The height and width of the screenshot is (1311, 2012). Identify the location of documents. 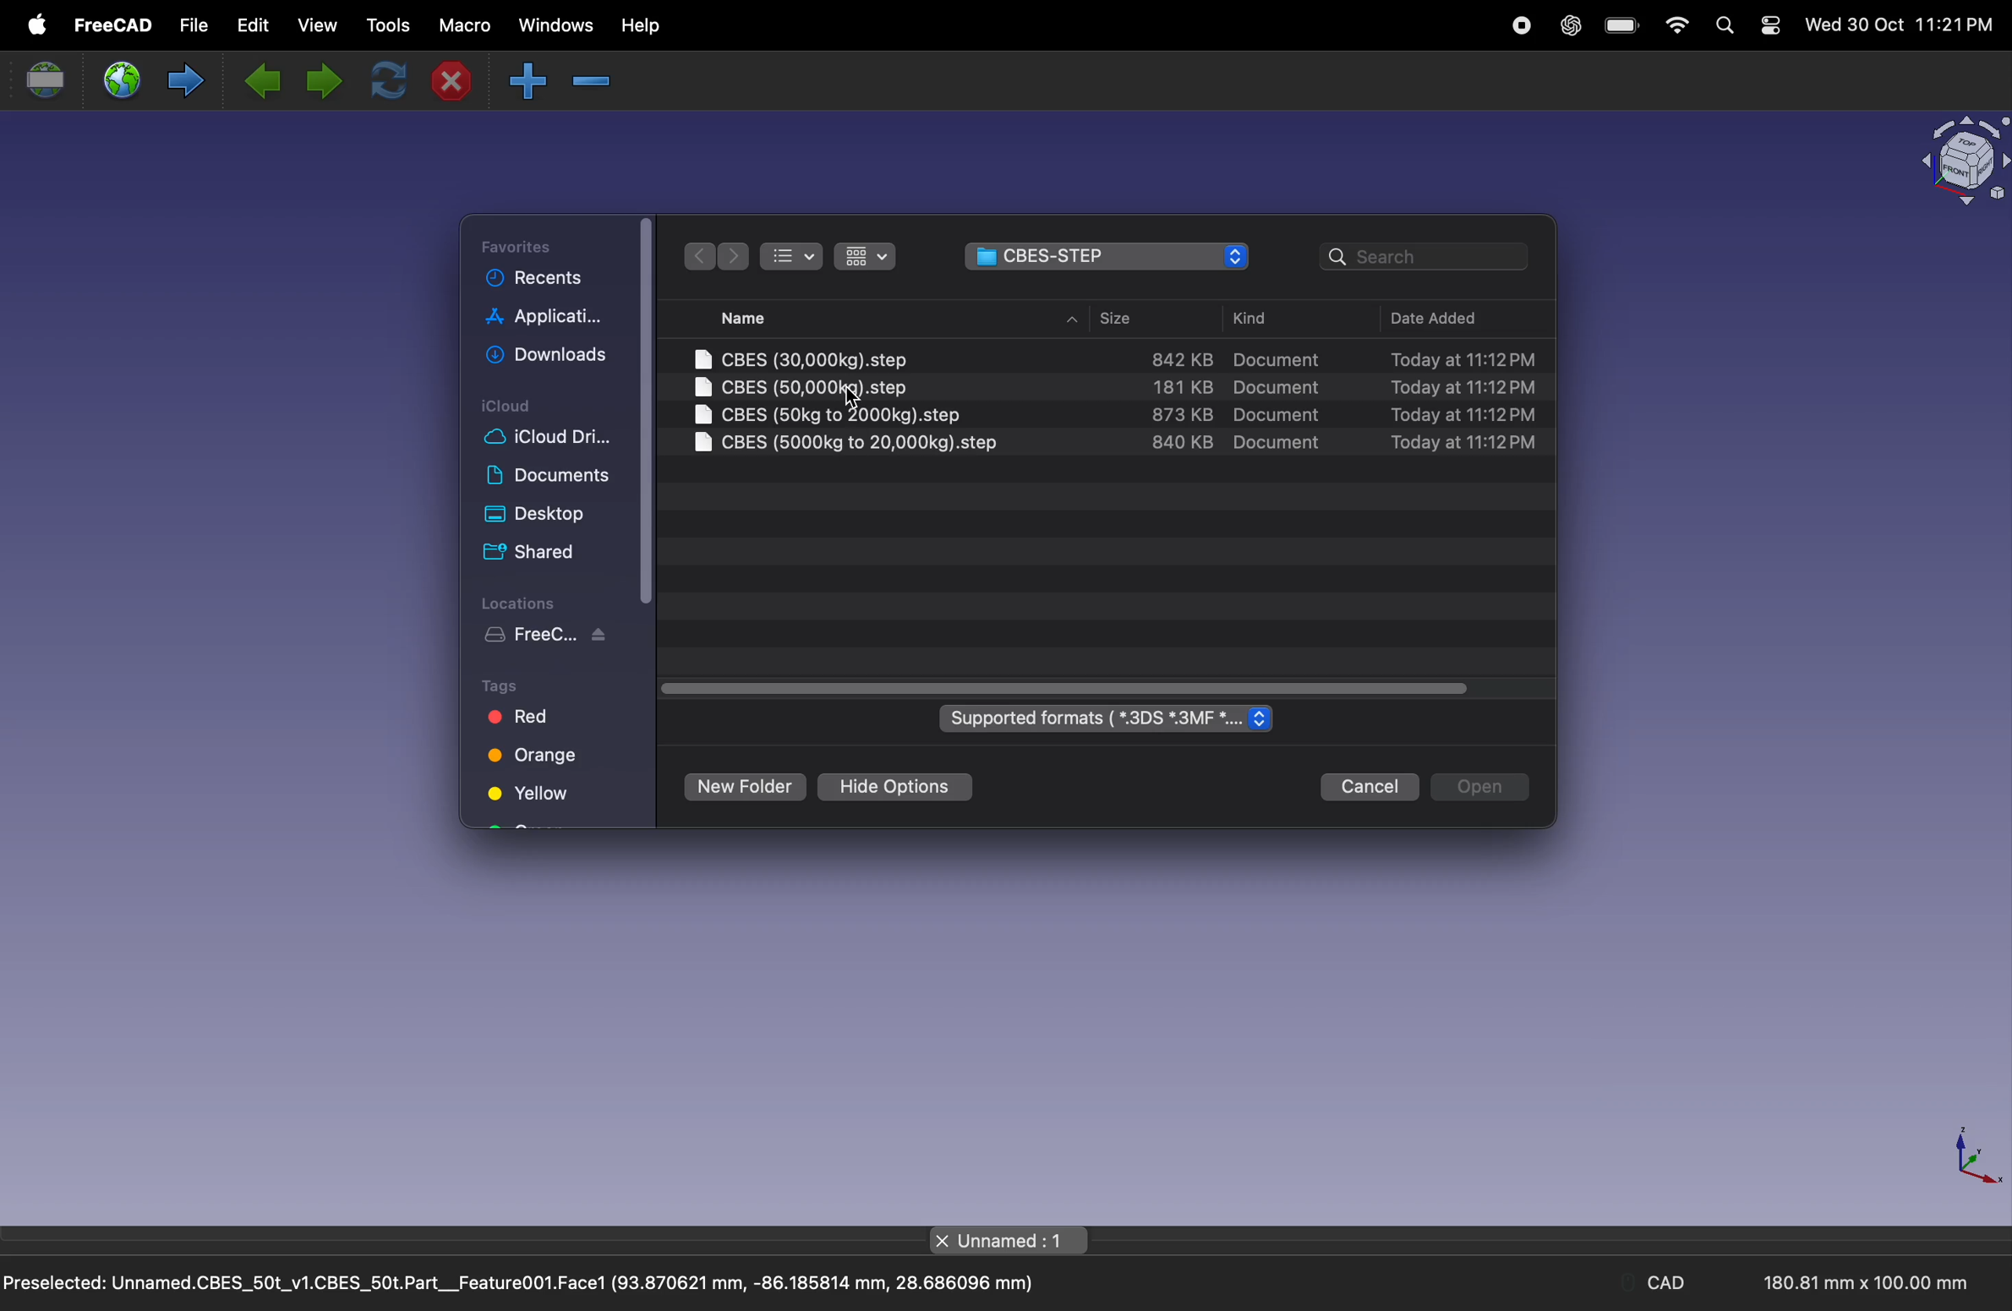
(548, 474).